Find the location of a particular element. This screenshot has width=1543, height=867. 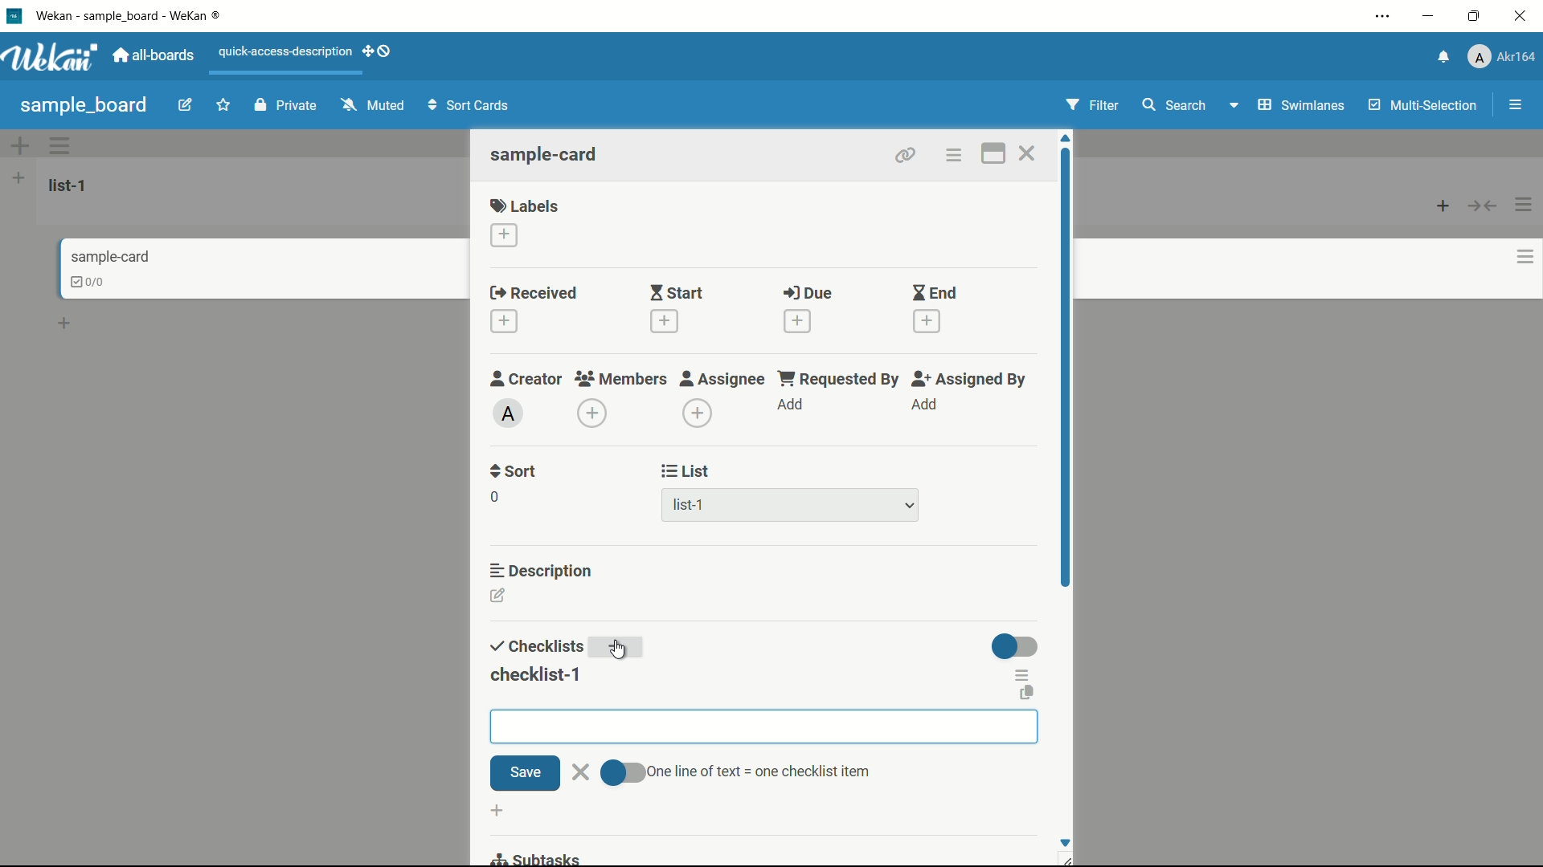

assignee is located at coordinates (722, 379).